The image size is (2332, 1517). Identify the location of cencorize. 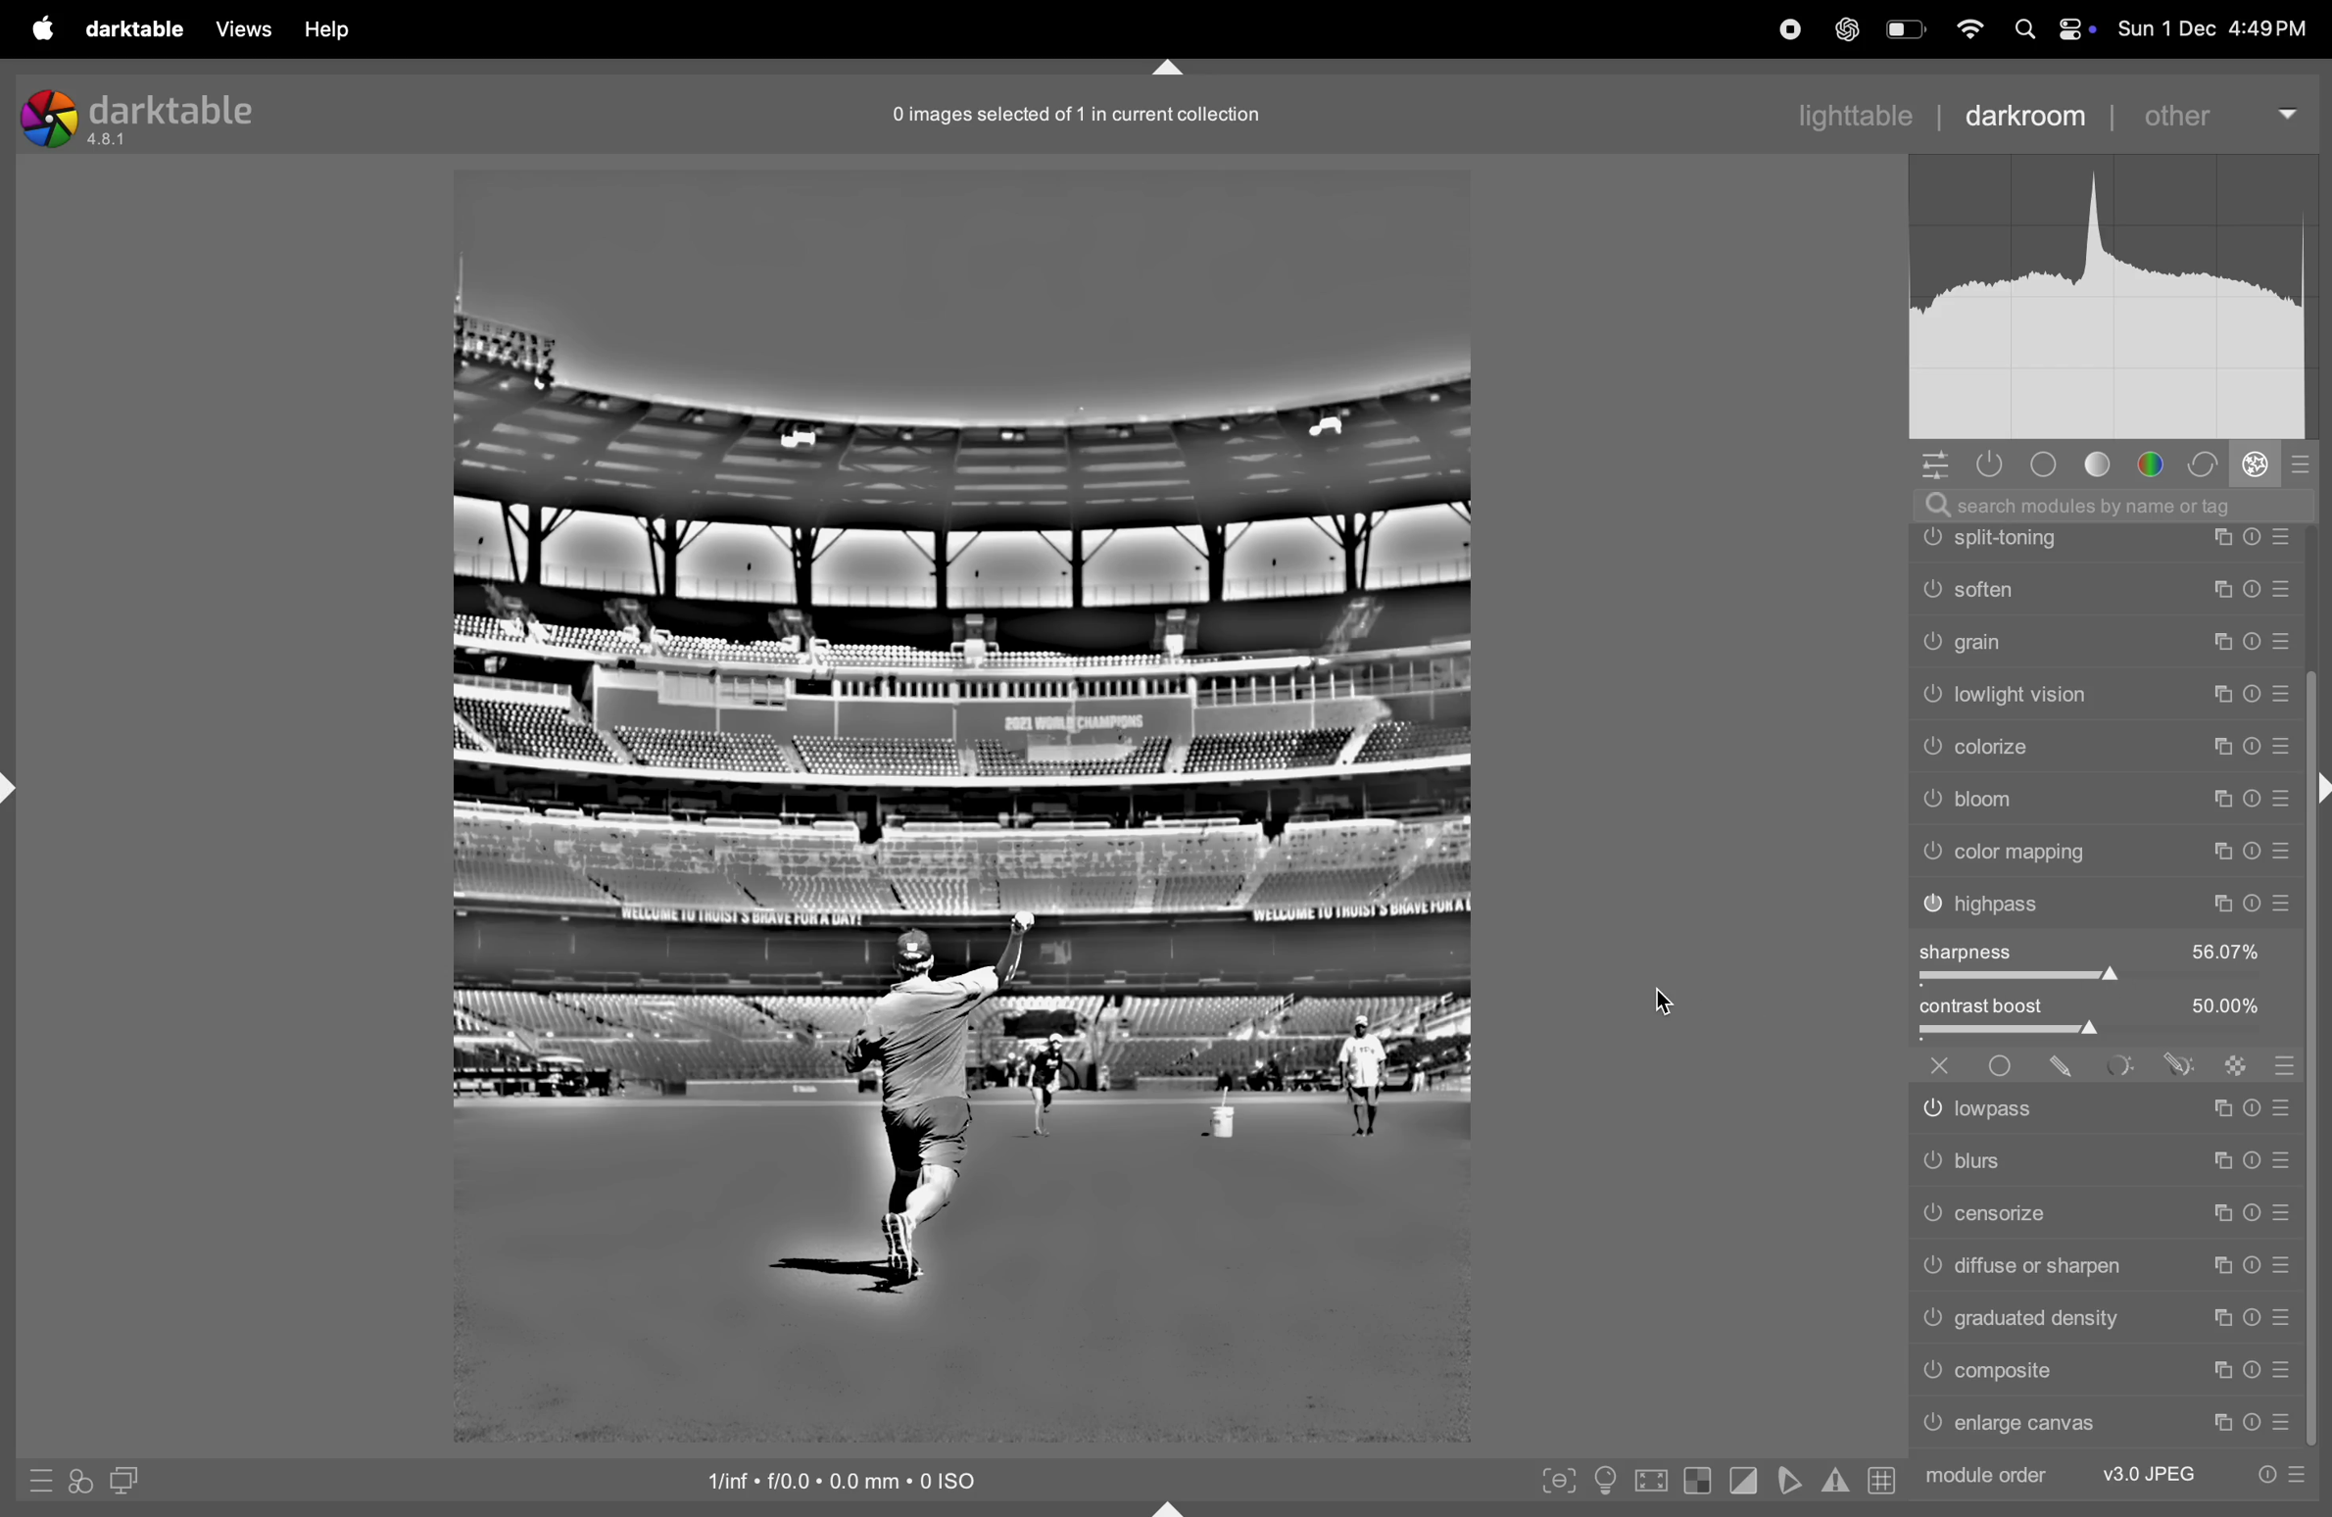
(2102, 1212).